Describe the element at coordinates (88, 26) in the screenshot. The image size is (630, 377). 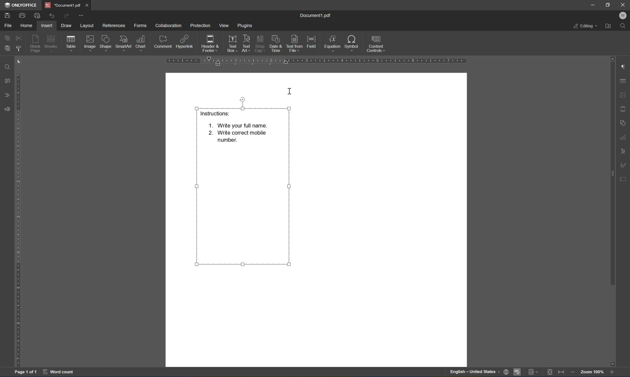
I see `layout` at that location.